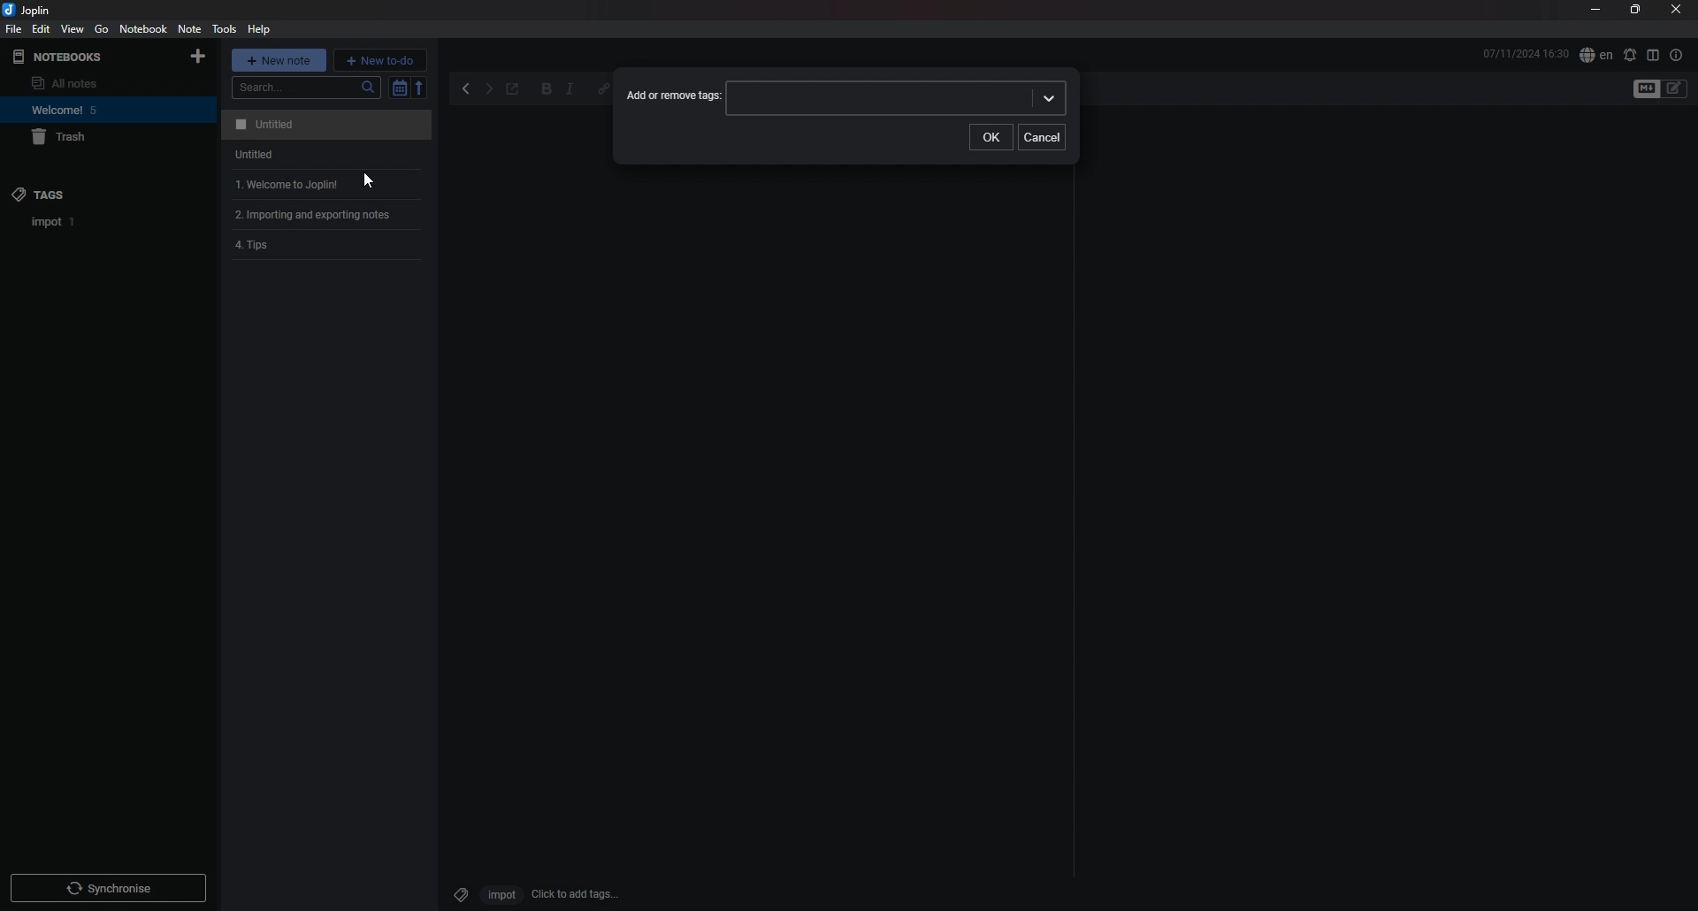 Image resolution: width=1698 pixels, height=911 pixels. I want to click on tools, so click(223, 29).